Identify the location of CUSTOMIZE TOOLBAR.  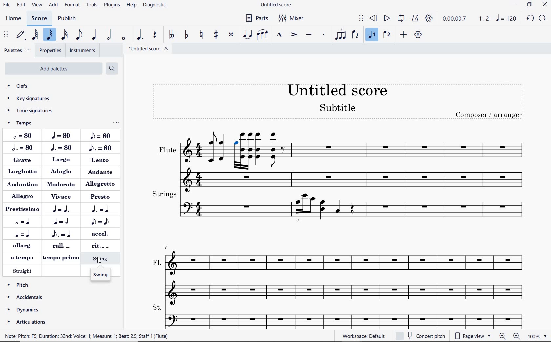
(419, 36).